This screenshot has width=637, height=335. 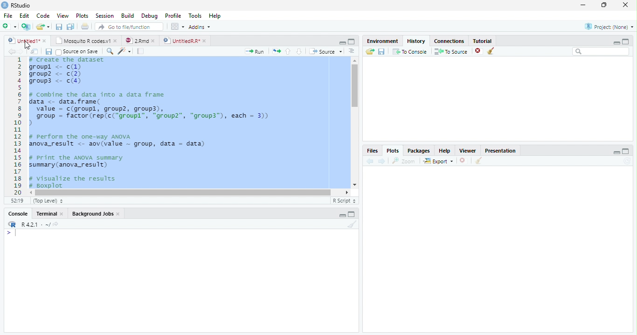 What do you see at coordinates (196, 15) in the screenshot?
I see `Tools` at bounding box center [196, 15].